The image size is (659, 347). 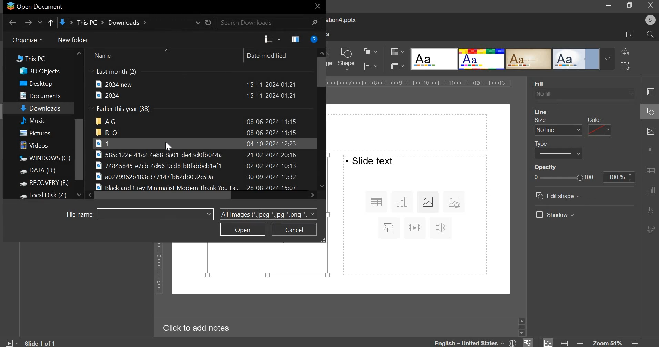 I want to click on minimize, so click(x=609, y=6).